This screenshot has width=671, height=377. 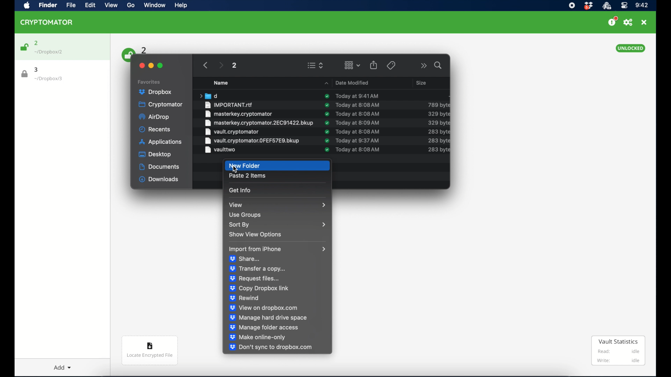 I want to click on lock icon, so click(x=25, y=74).